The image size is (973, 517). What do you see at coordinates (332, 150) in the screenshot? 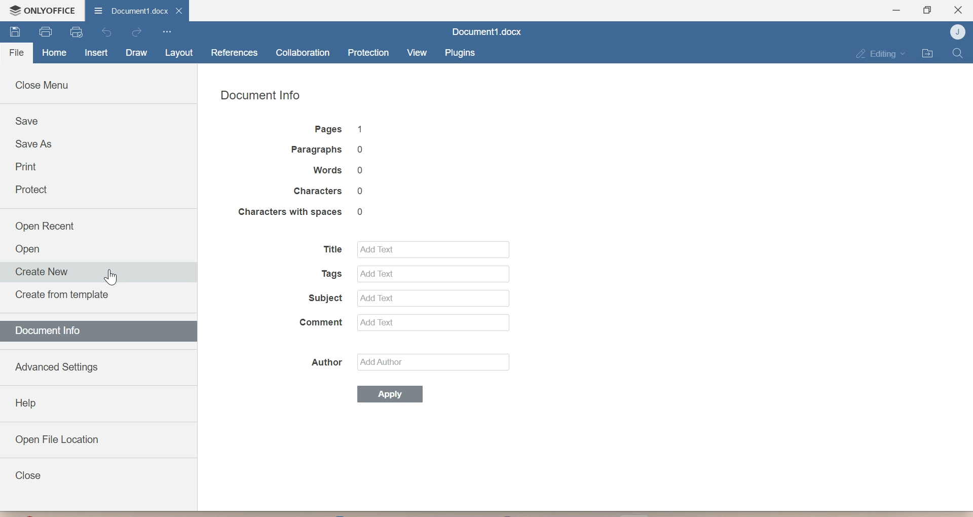
I see `Paragraphs 0` at bounding box center [332, 150].